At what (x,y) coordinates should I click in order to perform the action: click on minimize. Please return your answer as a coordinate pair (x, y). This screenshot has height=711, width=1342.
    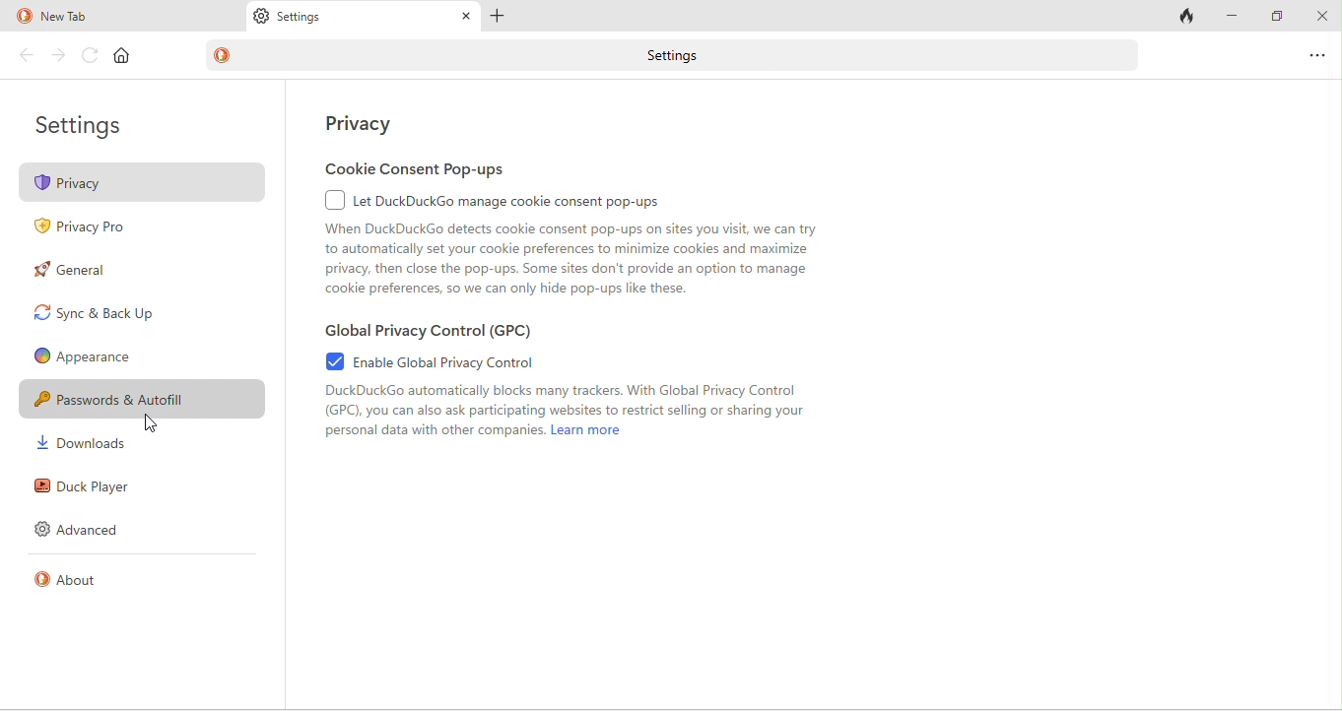
    Looking at the image, I should click on (1235, 17).